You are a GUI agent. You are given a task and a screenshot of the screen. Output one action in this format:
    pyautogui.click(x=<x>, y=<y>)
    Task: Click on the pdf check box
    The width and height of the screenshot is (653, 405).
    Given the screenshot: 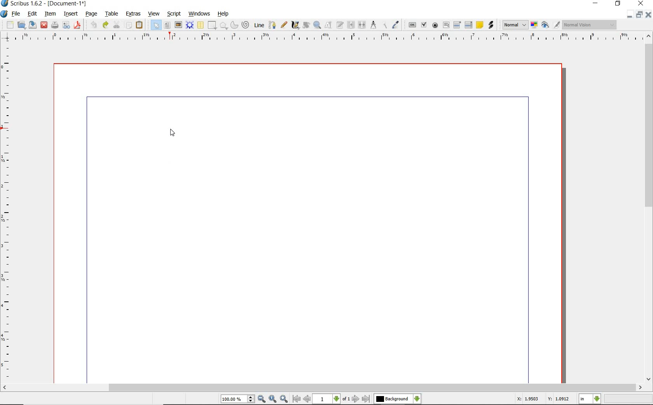 What is the action you would take?
    pyautogui.click(x=425, y=26)
    